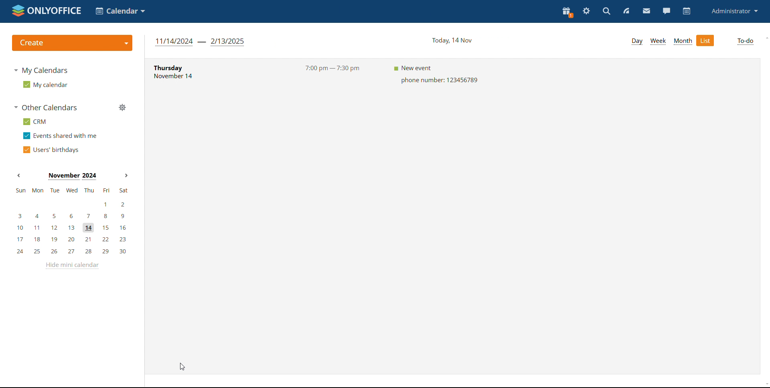 Image resolution: width=770 pixels, height=388 pixels. What do you see at coordinates (626, 11) in the screenshot?
I see `feed` at bounding box center [626, 11].